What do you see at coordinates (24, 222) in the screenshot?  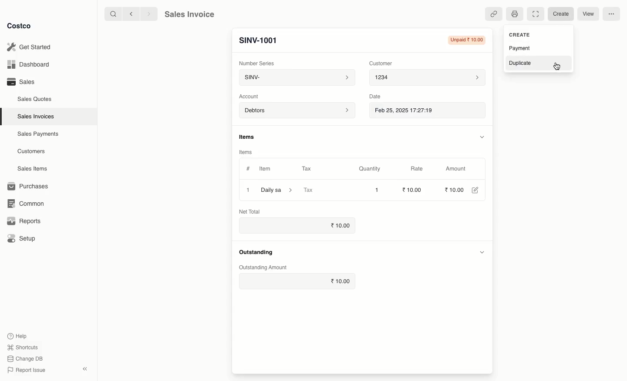 I see `Reports` at bounding box center [24, 222].